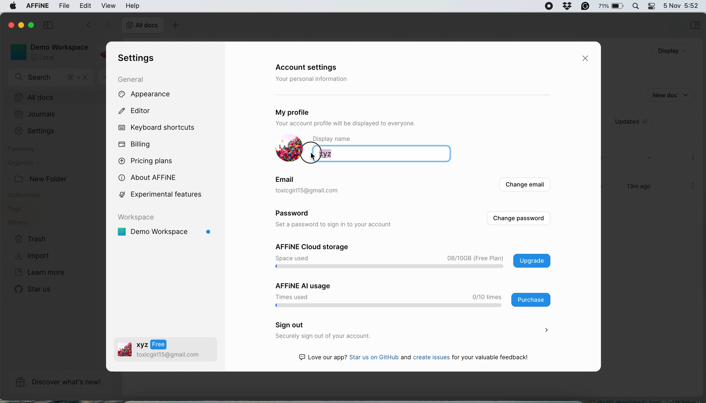 This screenshot has height=403, width=706. What do you see at coordinates (41, 131) in the screenshot?
I see `Settings` at bounding box center [41, 131].